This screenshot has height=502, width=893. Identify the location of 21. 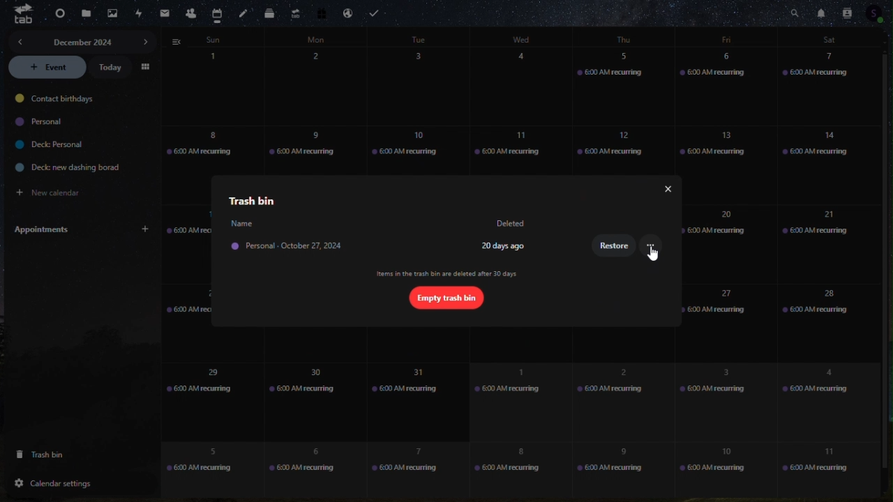
(819, 241).